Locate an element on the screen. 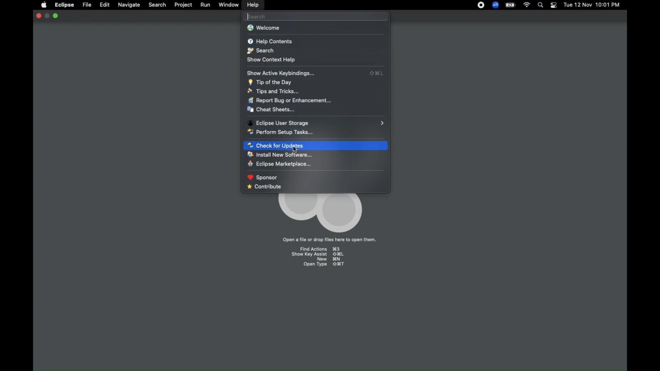  Cheat Sheets is located at coordinates (315, 110).